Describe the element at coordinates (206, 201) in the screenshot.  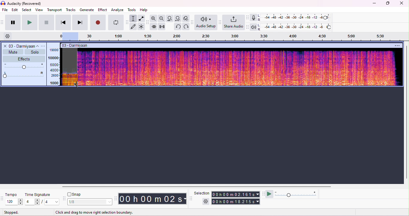
I see `selection settings` at that location.